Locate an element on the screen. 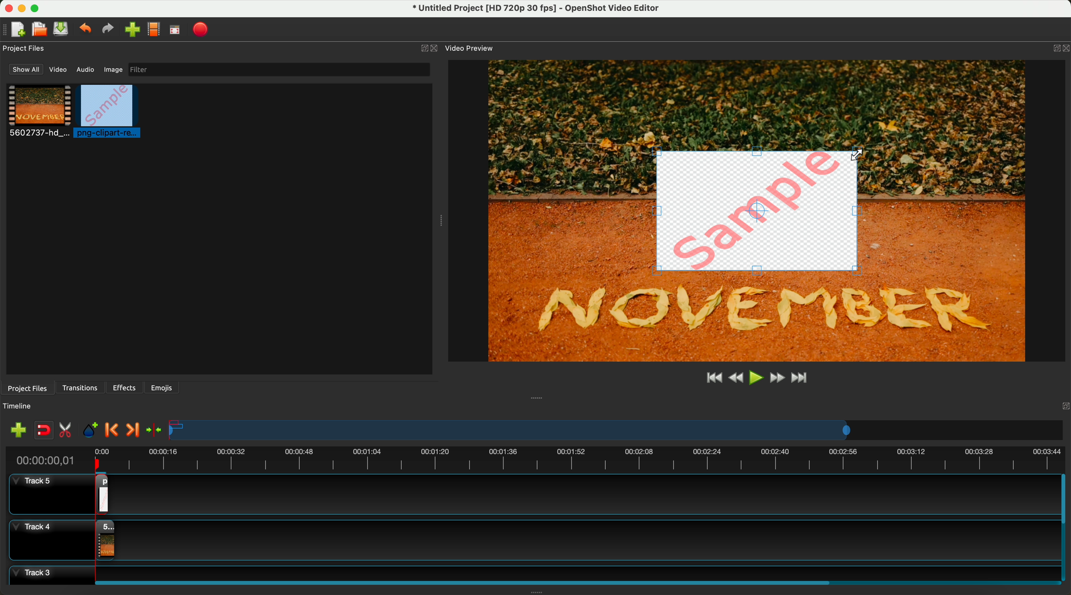 This screenshot has height=595, width=1071. export video is located at coordinates (203, 30).